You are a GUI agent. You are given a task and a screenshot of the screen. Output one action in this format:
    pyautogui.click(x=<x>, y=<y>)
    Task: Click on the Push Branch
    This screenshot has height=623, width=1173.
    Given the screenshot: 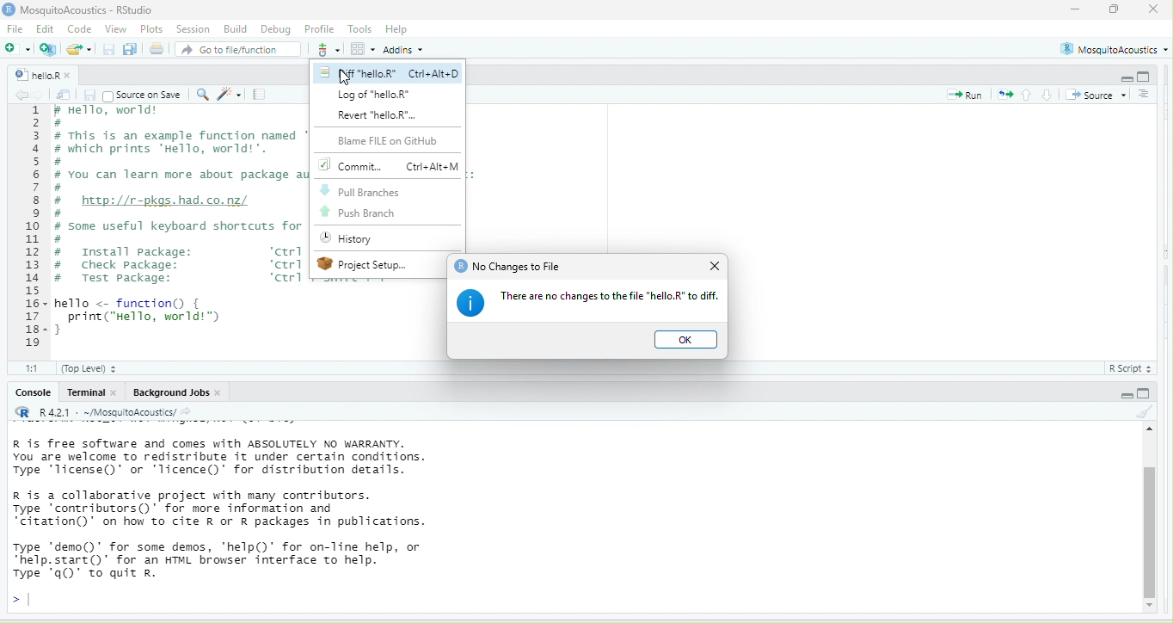 What is the action you would take?
    pyautogui.click(x=361, y=213)
    